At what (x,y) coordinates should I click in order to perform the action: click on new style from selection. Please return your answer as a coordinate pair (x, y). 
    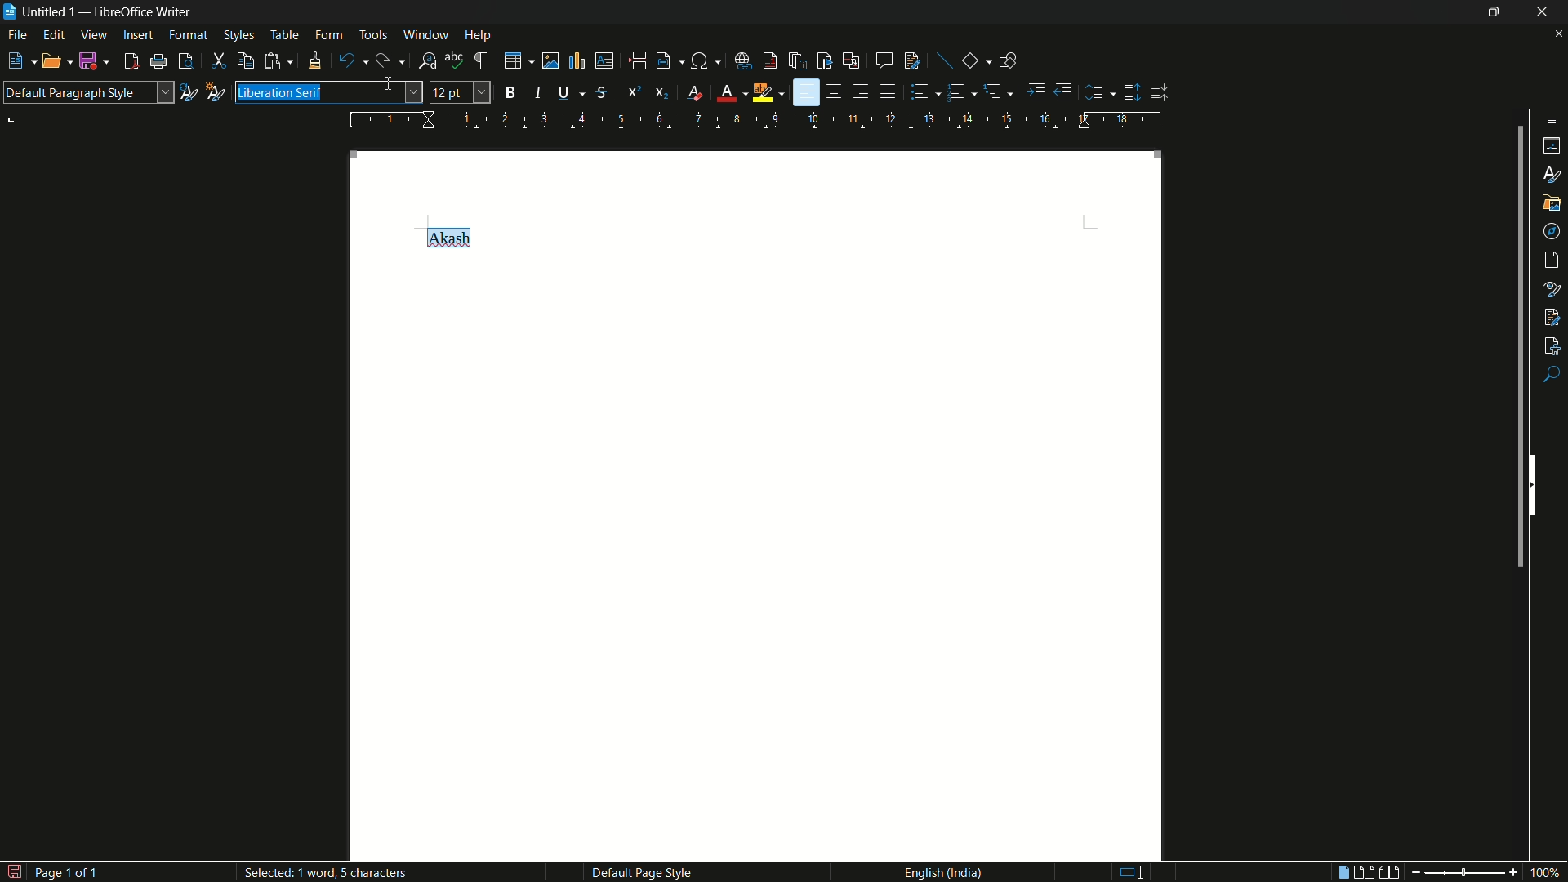
    Looking at the image, I should click on (213, 91).